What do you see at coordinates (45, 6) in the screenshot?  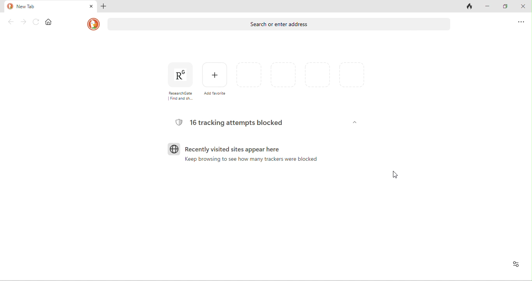 I see `new tab` at bounding box center [45, 6].